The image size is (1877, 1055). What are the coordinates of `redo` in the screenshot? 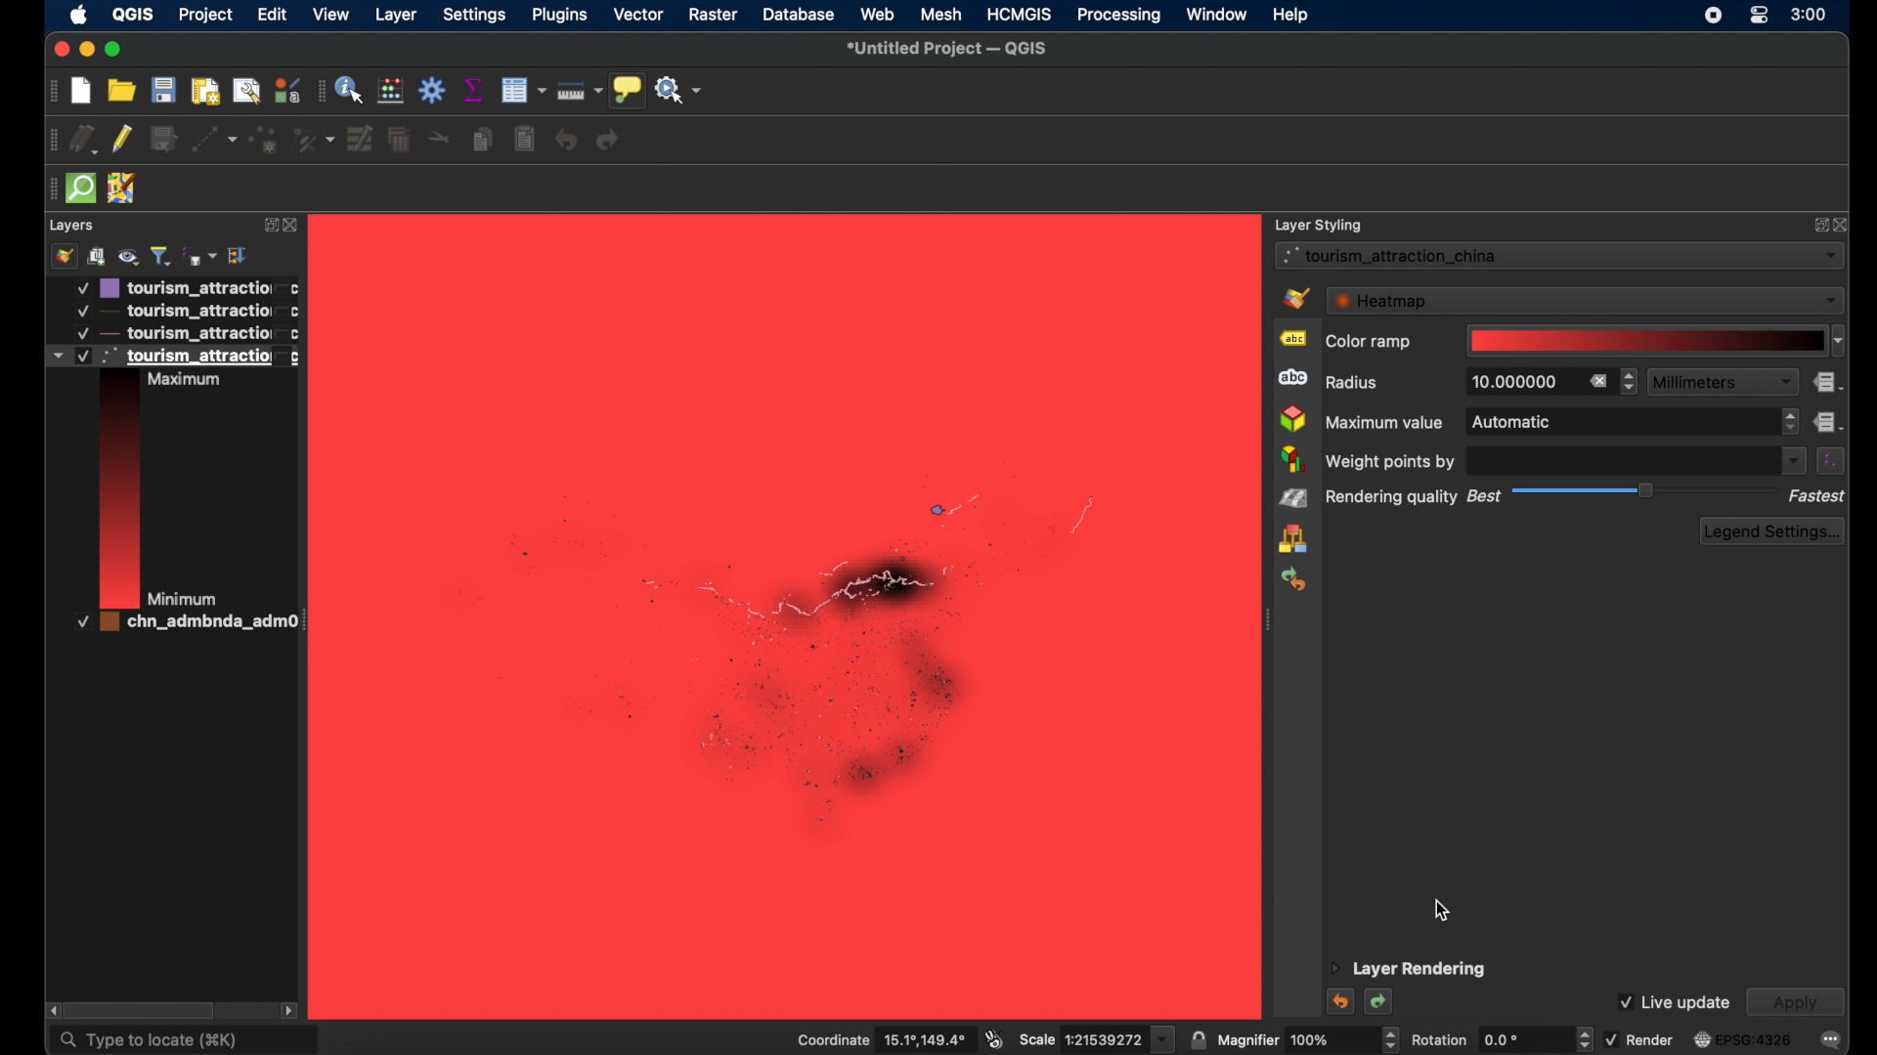 It's located at (1379, 1003).